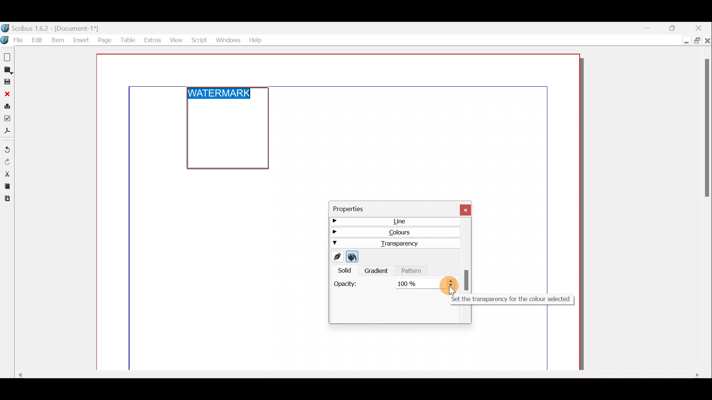 Image resolution: width=712 pixels, height=400 pixels. I want to click on Open, so click(7, 71).